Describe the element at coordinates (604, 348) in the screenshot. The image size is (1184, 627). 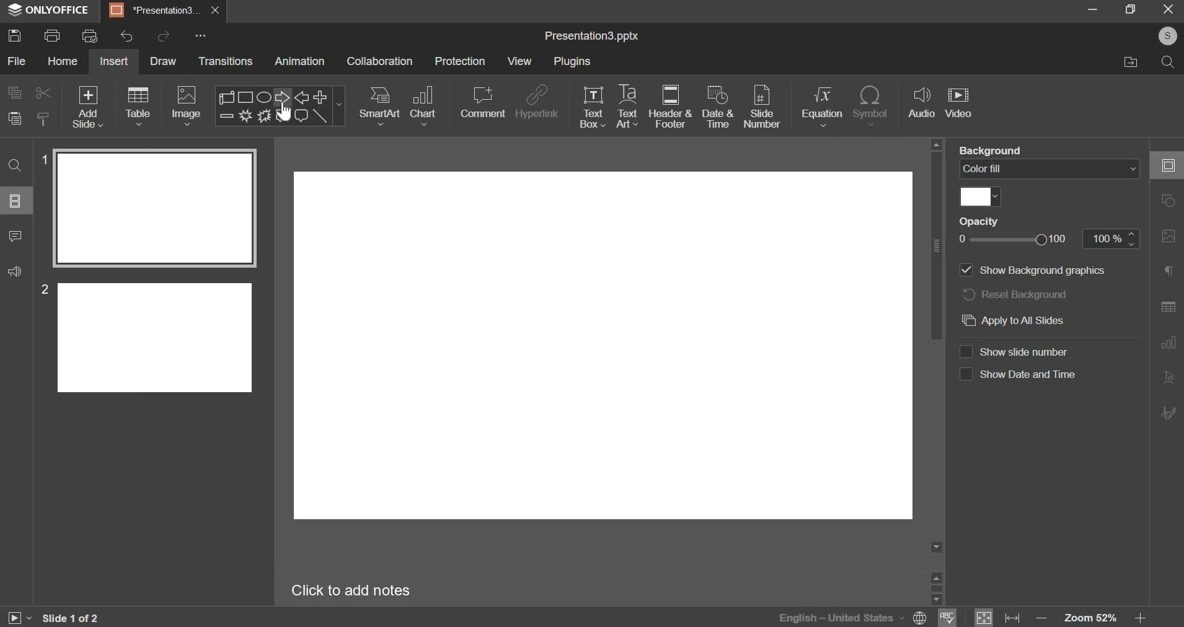
I see `editor` at that location.